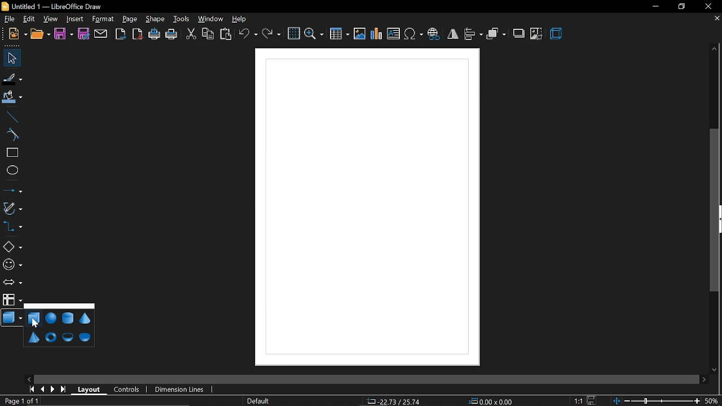 The width and height of the screenshot is (722, 406). Describe the element at coordinates (240, 19) in the screenshot. I see `help` at that location.